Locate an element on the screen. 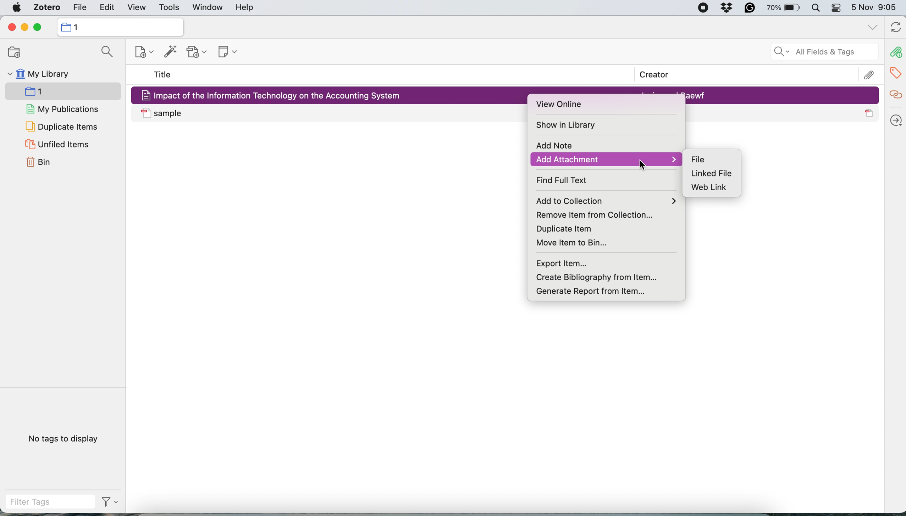  my library is located at coordinates (38, 75).